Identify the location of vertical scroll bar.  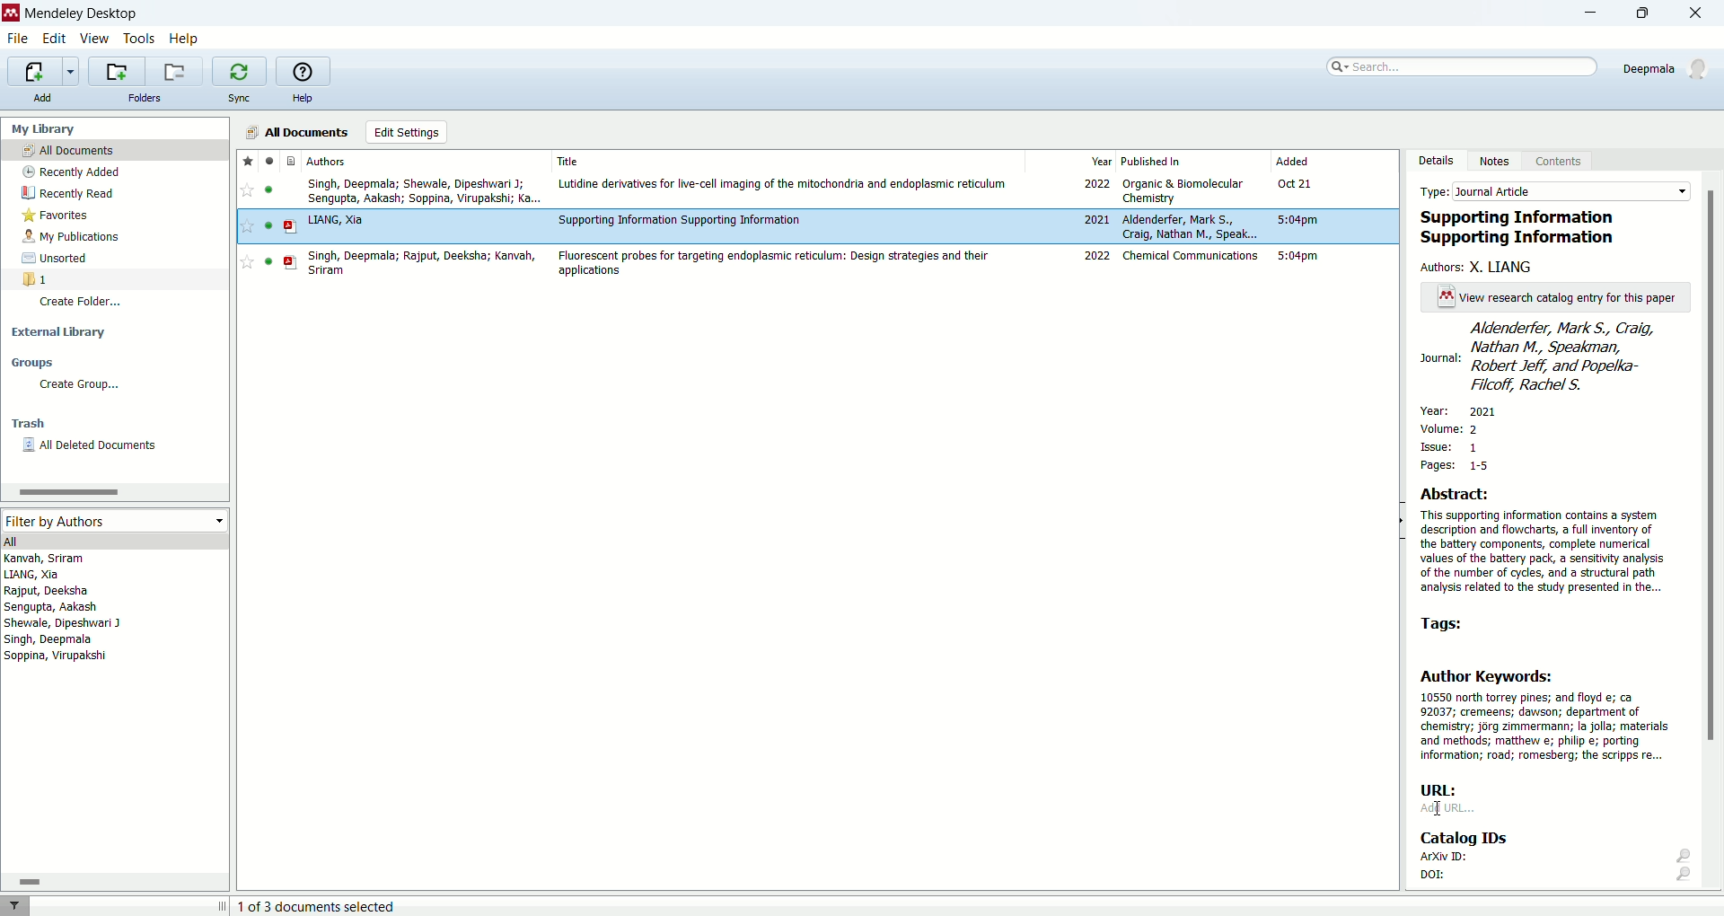
(1713, 535).